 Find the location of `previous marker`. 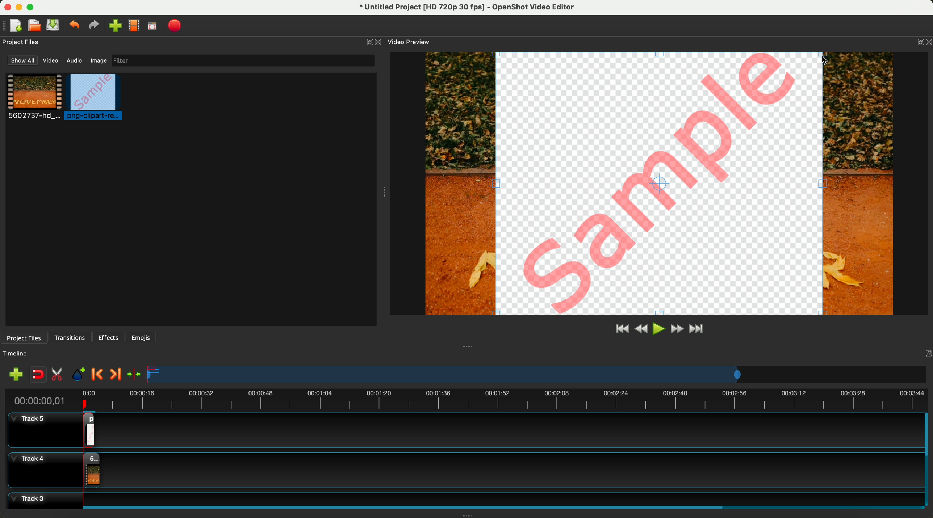

previous marker is located at coordinates (99, 375).